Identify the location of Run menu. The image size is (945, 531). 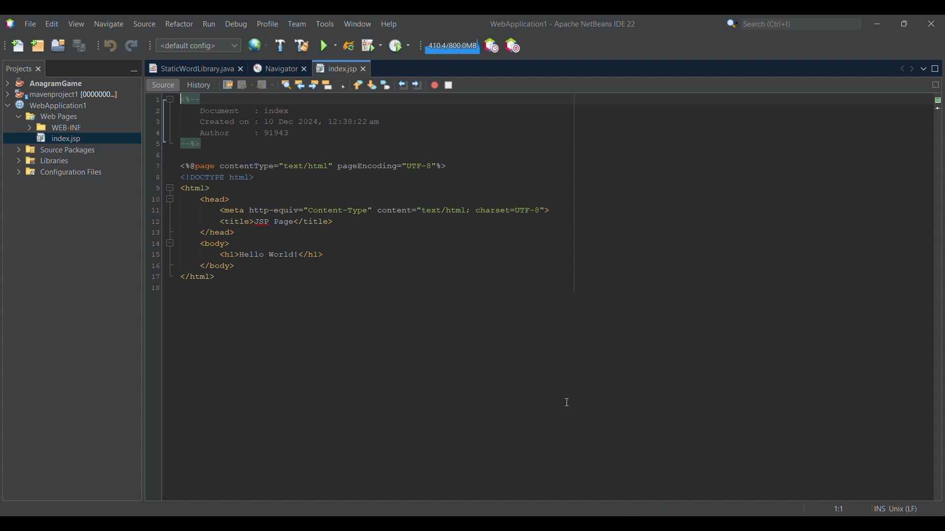
(209, 24).